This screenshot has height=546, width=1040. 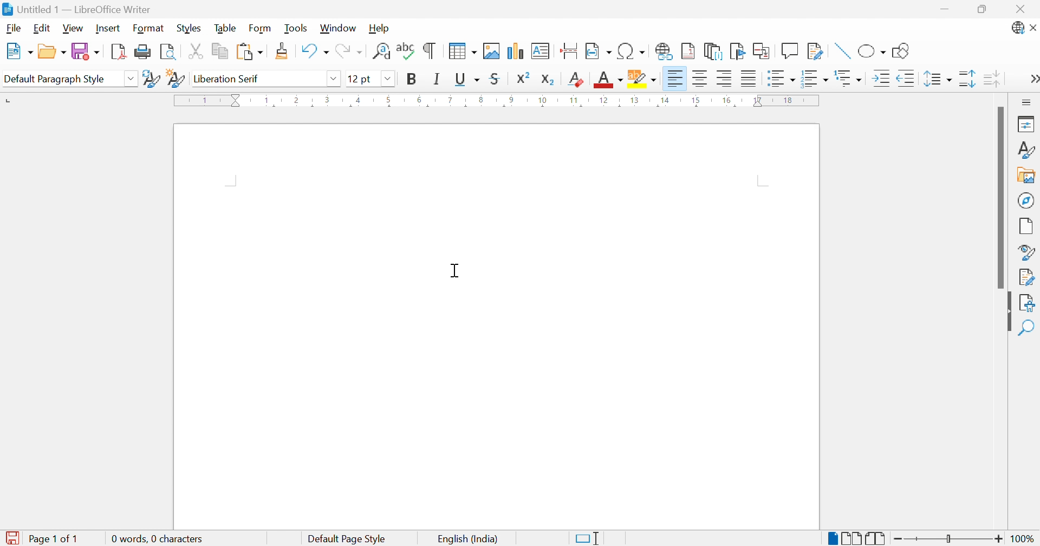 What do you see at coordinates (382, 52) in the screenshot?
I see `` at bounding box center [382, 52].